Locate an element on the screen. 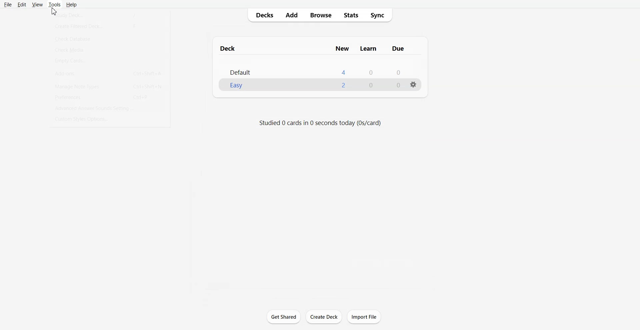  default 4 000 is located at coordinates (322, 70).